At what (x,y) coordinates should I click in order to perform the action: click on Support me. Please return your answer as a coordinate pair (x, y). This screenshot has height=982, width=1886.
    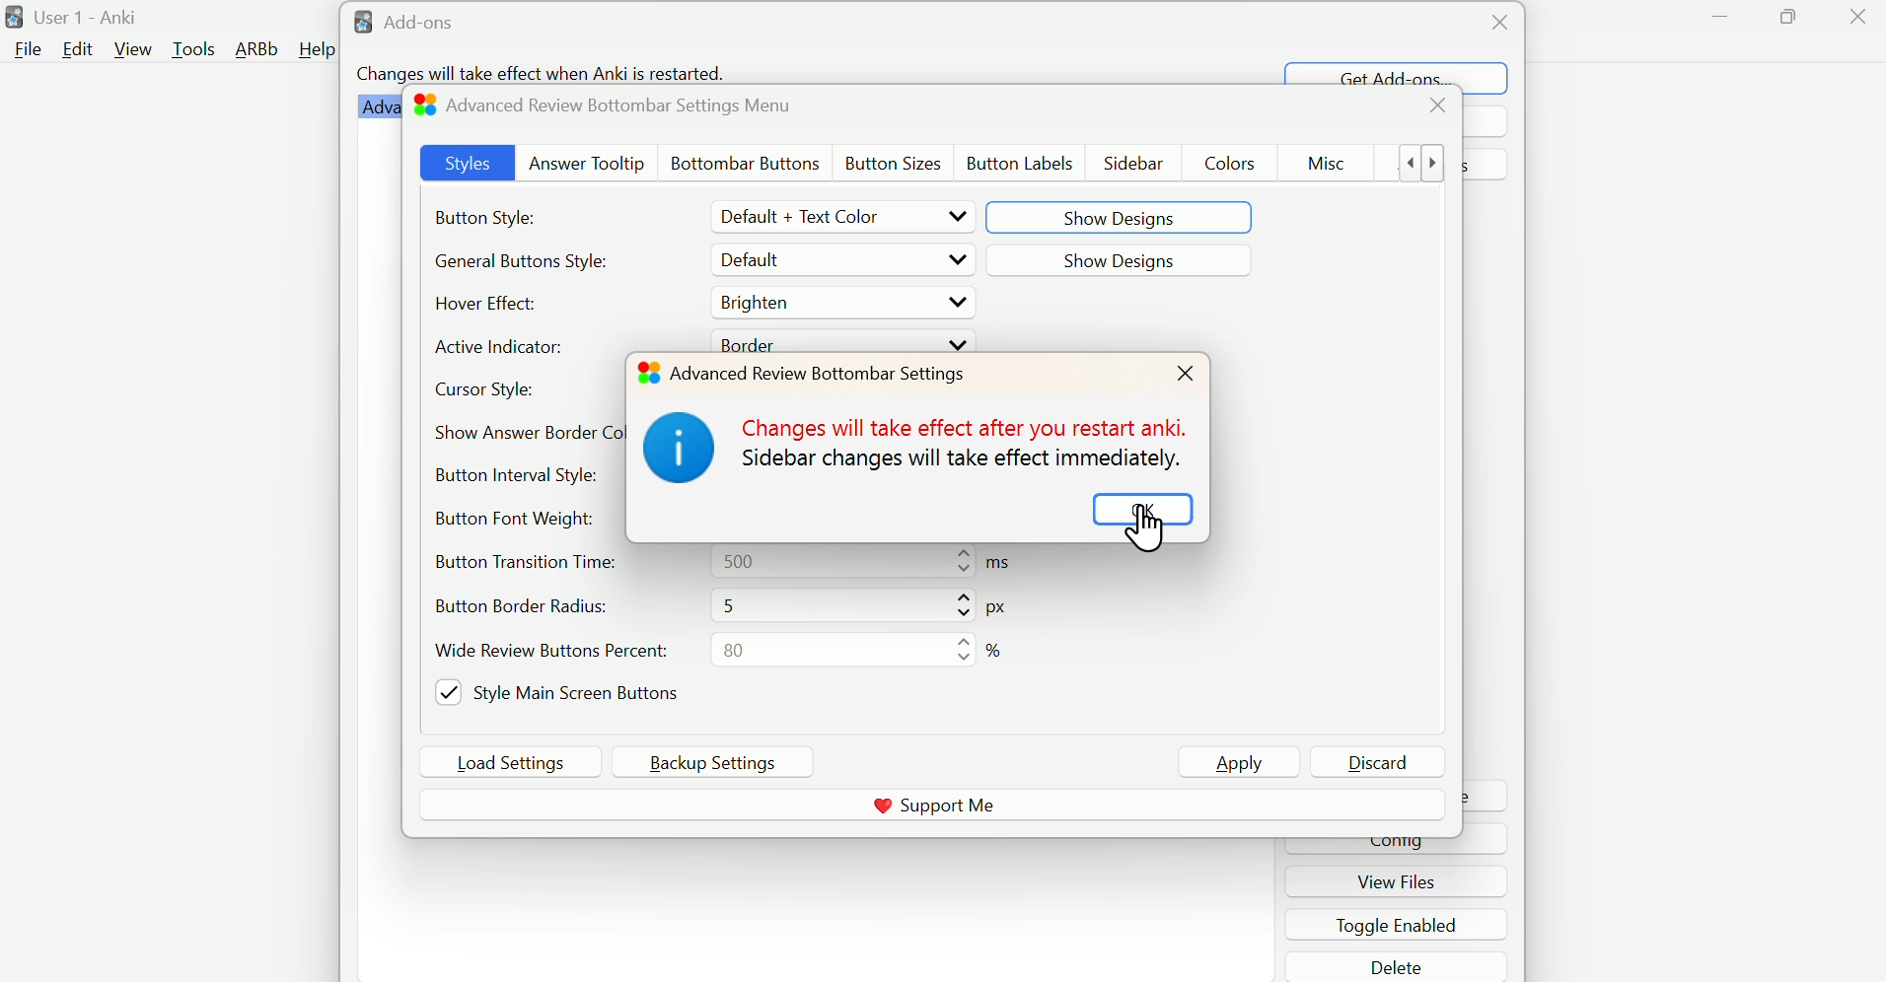
    Looking at the image, I should click on (929, 807).